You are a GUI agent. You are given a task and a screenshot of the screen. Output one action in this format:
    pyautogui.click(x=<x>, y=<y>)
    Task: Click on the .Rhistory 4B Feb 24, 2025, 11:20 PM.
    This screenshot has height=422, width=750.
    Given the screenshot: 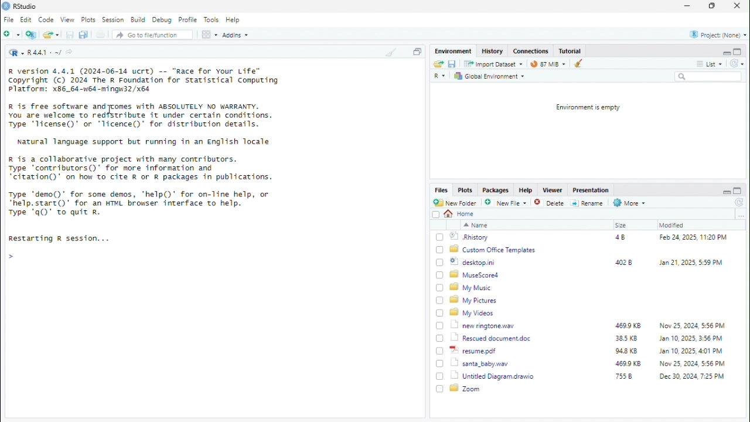 What is the action you would take?
    pyautogui.click(x=589, y=237)
    